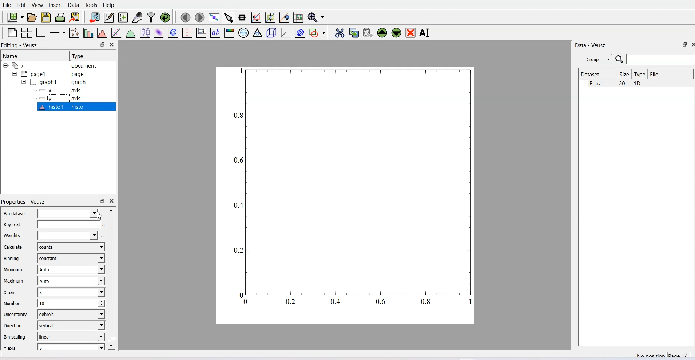 This screenshot has height=360, width=695. Describe the element at coordinates (201, 33) in the screenshot. I see `Plot key` at that location.